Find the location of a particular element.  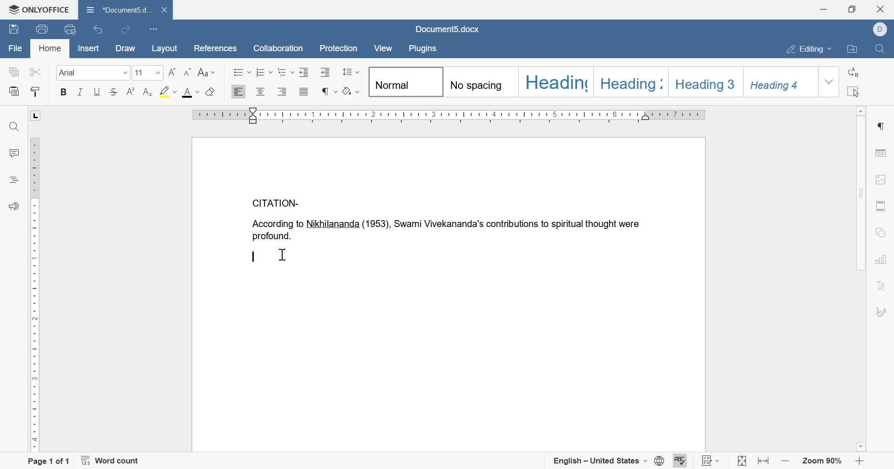

close is located at coordinates (164, 11).